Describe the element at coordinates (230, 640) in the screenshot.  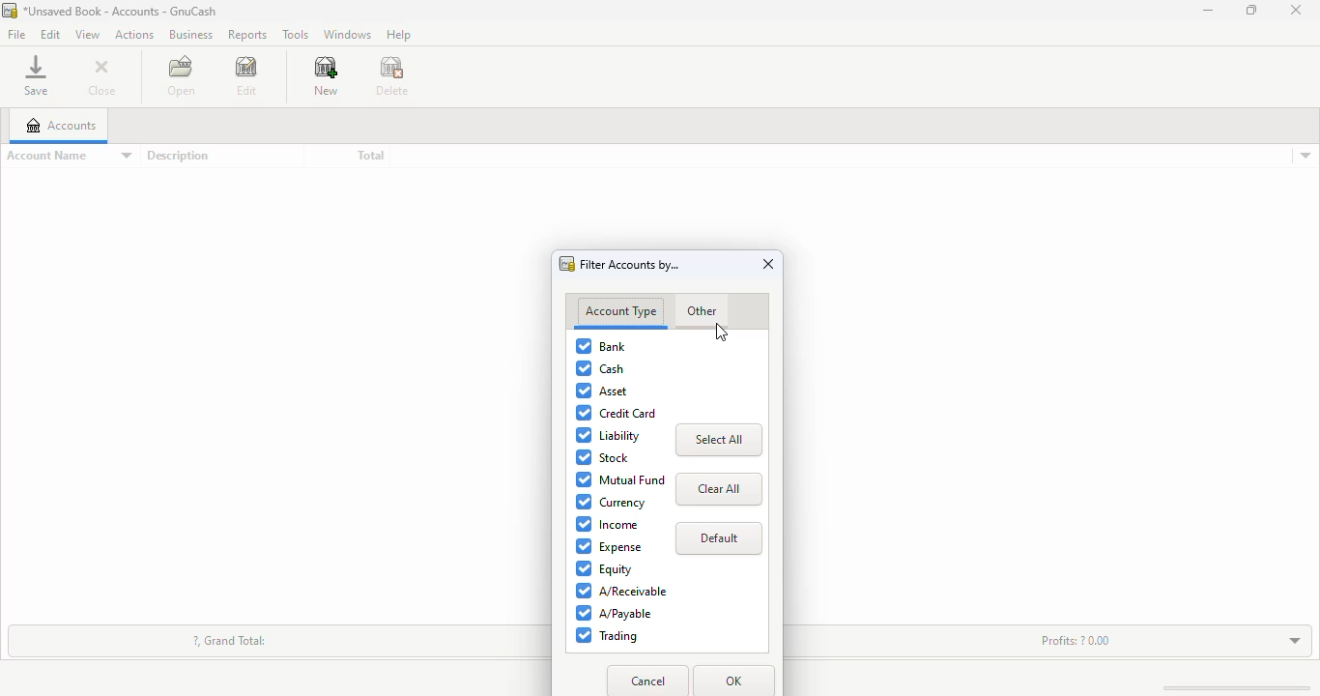
I see `?, grand total:` at that location.